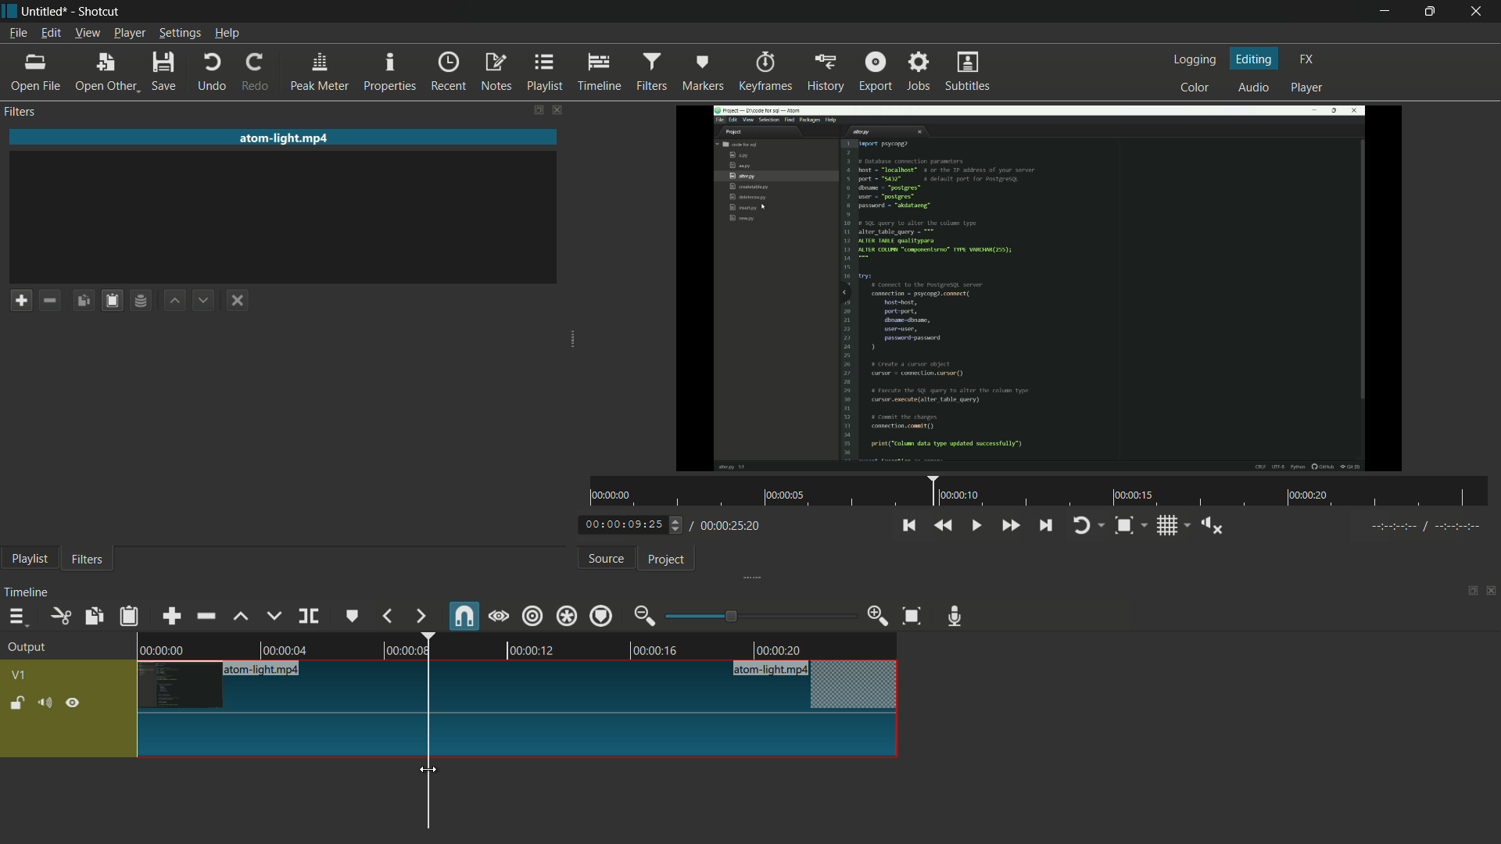 Image resolution: width=1501 pixels, height=844 pixels. I want to click on keyframes, so click(763, 72).